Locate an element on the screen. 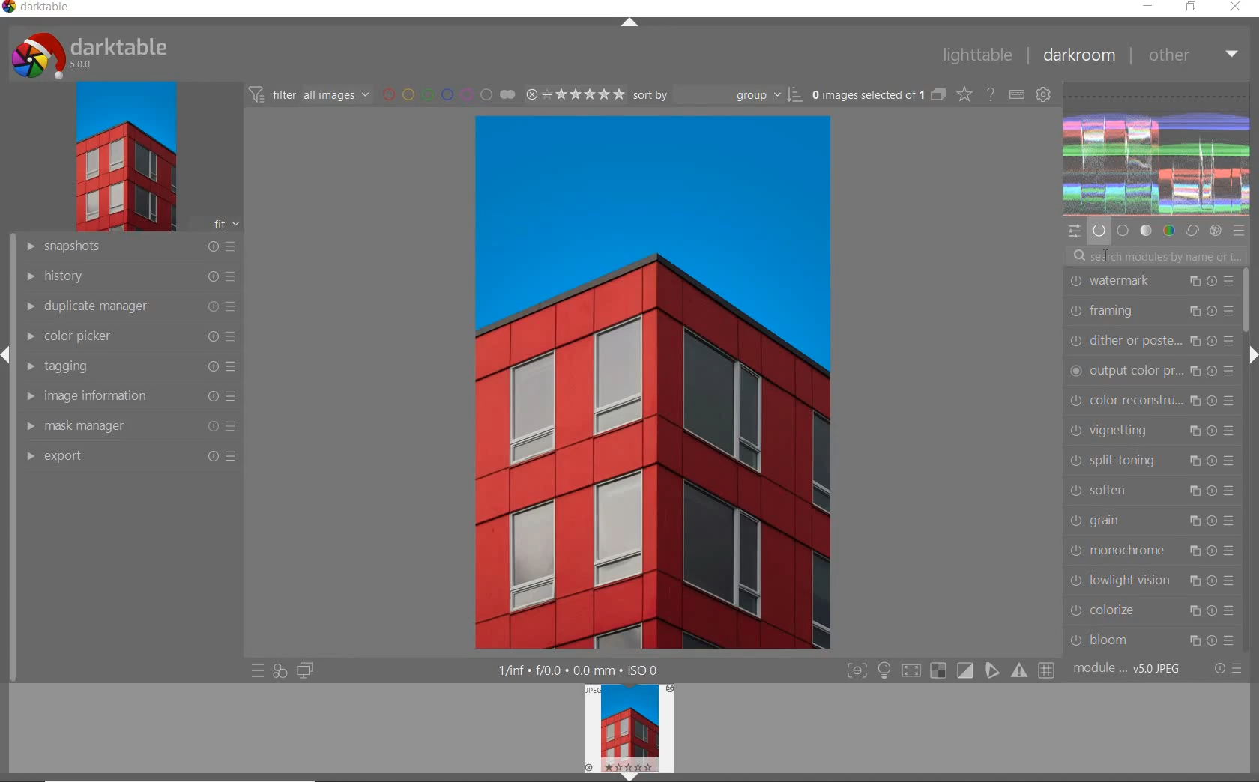 The width and height of the screenshot is (1259, 782). display a second darkroom image window is located at coordinates (303, 673).